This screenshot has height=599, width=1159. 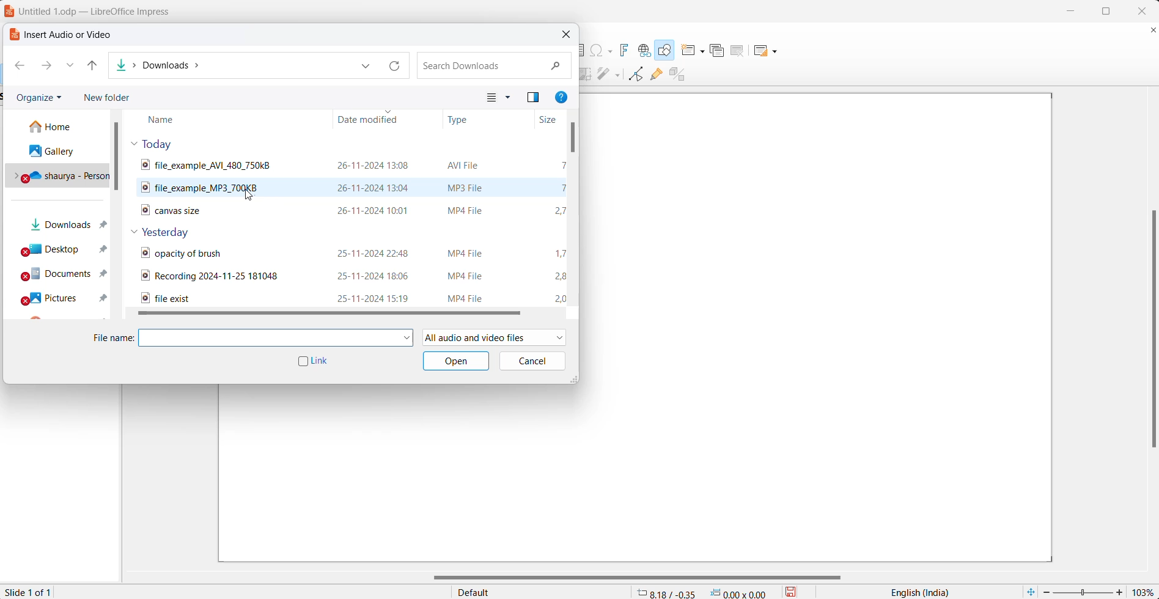 I want to click on horizontal scroll  bar, so click(x=639, y=578).